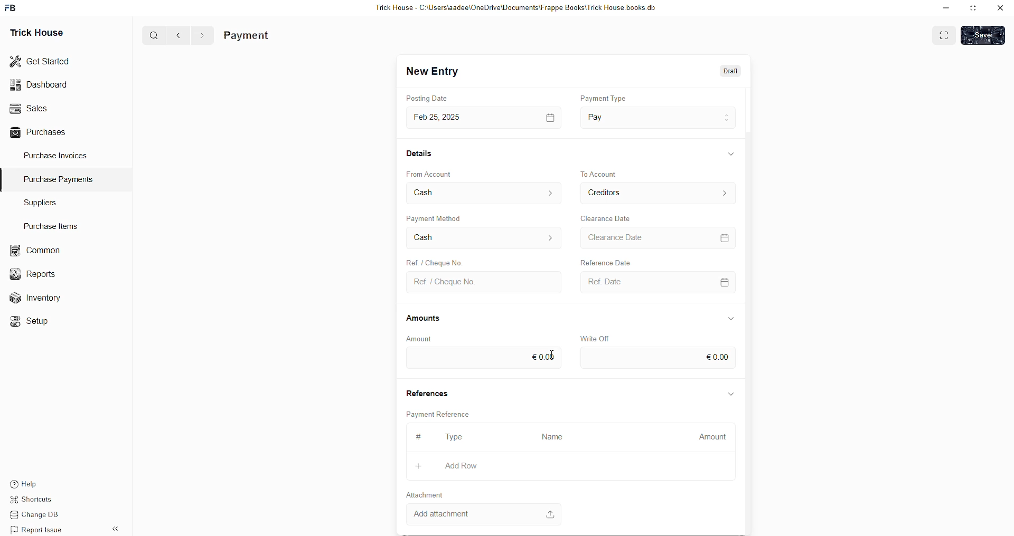 Image resolution: width=1014 pixels, height=536 pixels. What do you see at coordinates (430, 261) in the screenshot?
I see `Ref. / Cheque No.` at bounding box center [430, 261].